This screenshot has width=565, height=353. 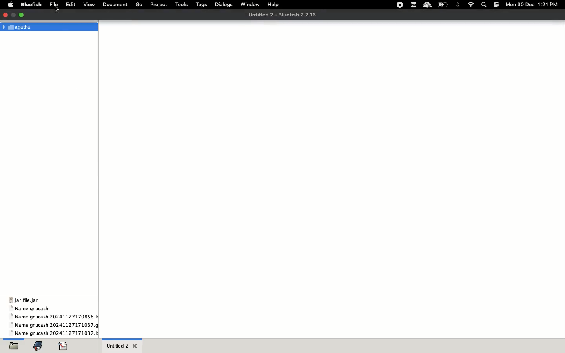 I want to click on close, so click(x=135, y=346).